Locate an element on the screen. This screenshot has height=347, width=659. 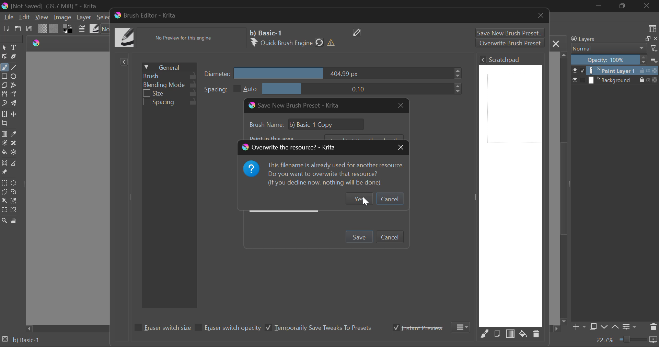
Circular Selection is located at coordinates (14, 183).